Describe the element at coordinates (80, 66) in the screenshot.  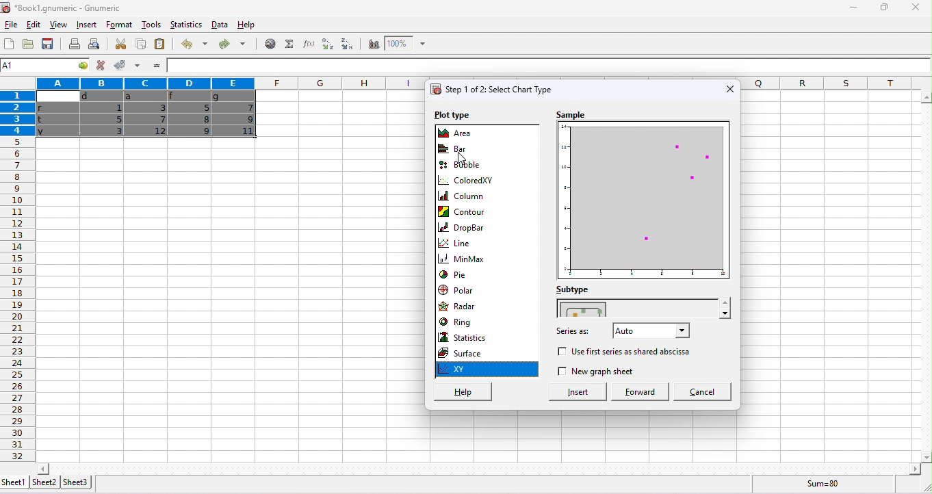
I see `cell options` at that location.